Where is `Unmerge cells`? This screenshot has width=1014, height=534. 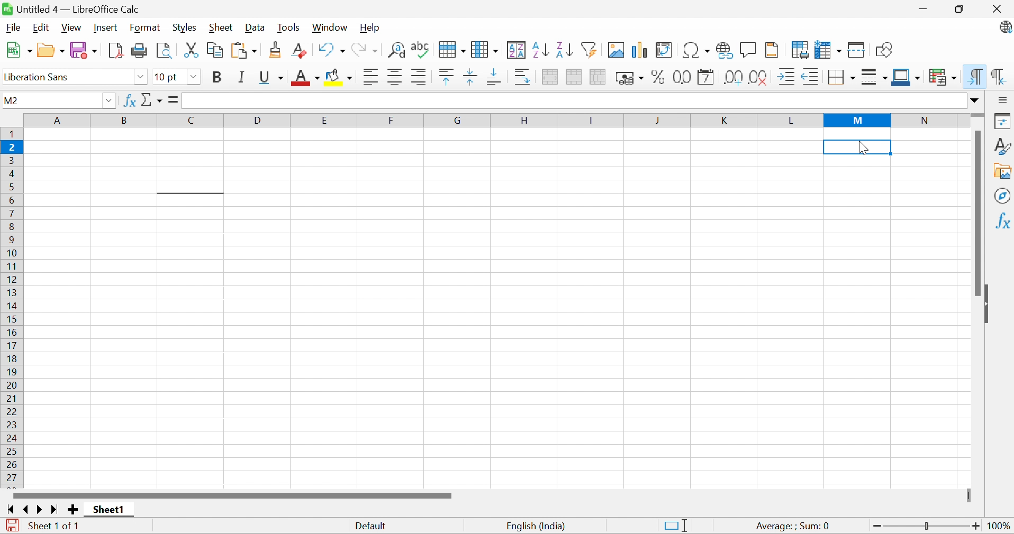
Unmerge cells is located at coordinates (597, 76).